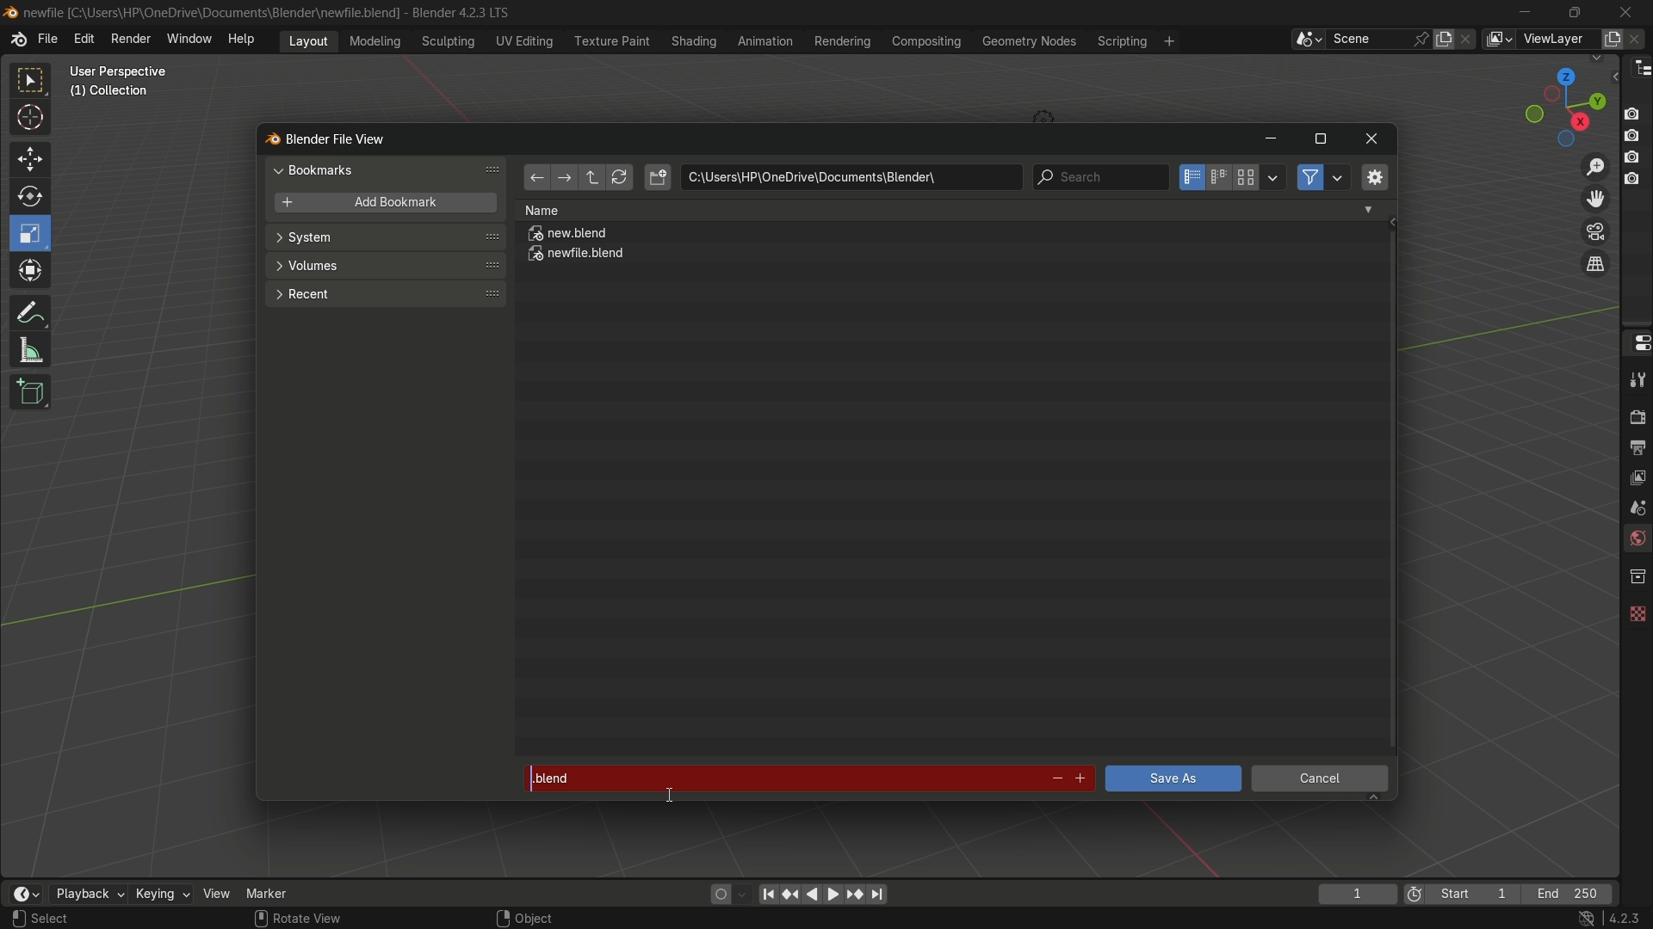  I want to click on bookmarks, so click(389, 169).